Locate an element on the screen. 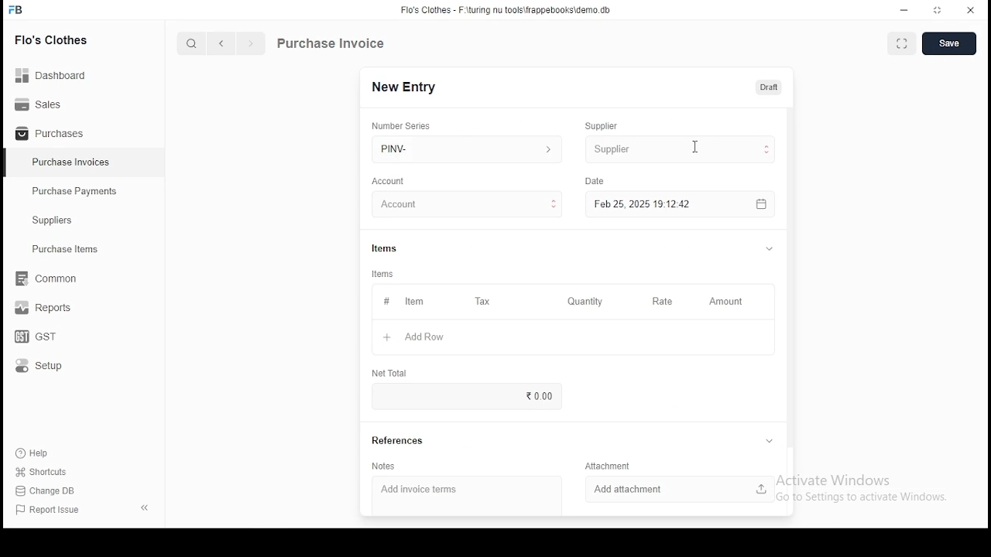  Shortcuts is located at coordinates (47, 472).